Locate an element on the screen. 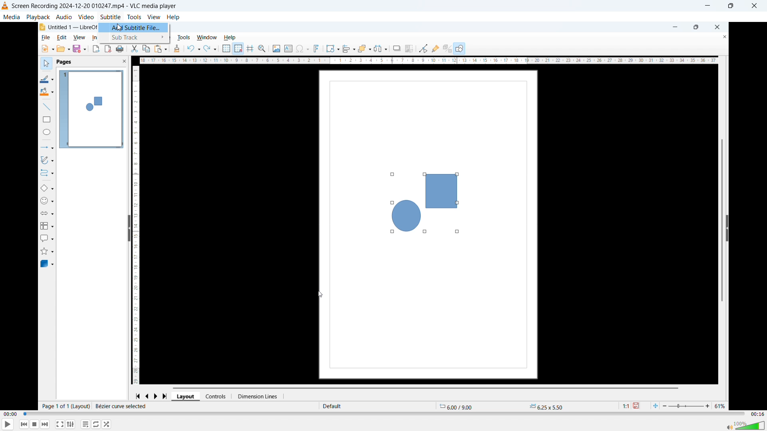  object position- 6.25x5.50 is located at coordinates (546, 407).